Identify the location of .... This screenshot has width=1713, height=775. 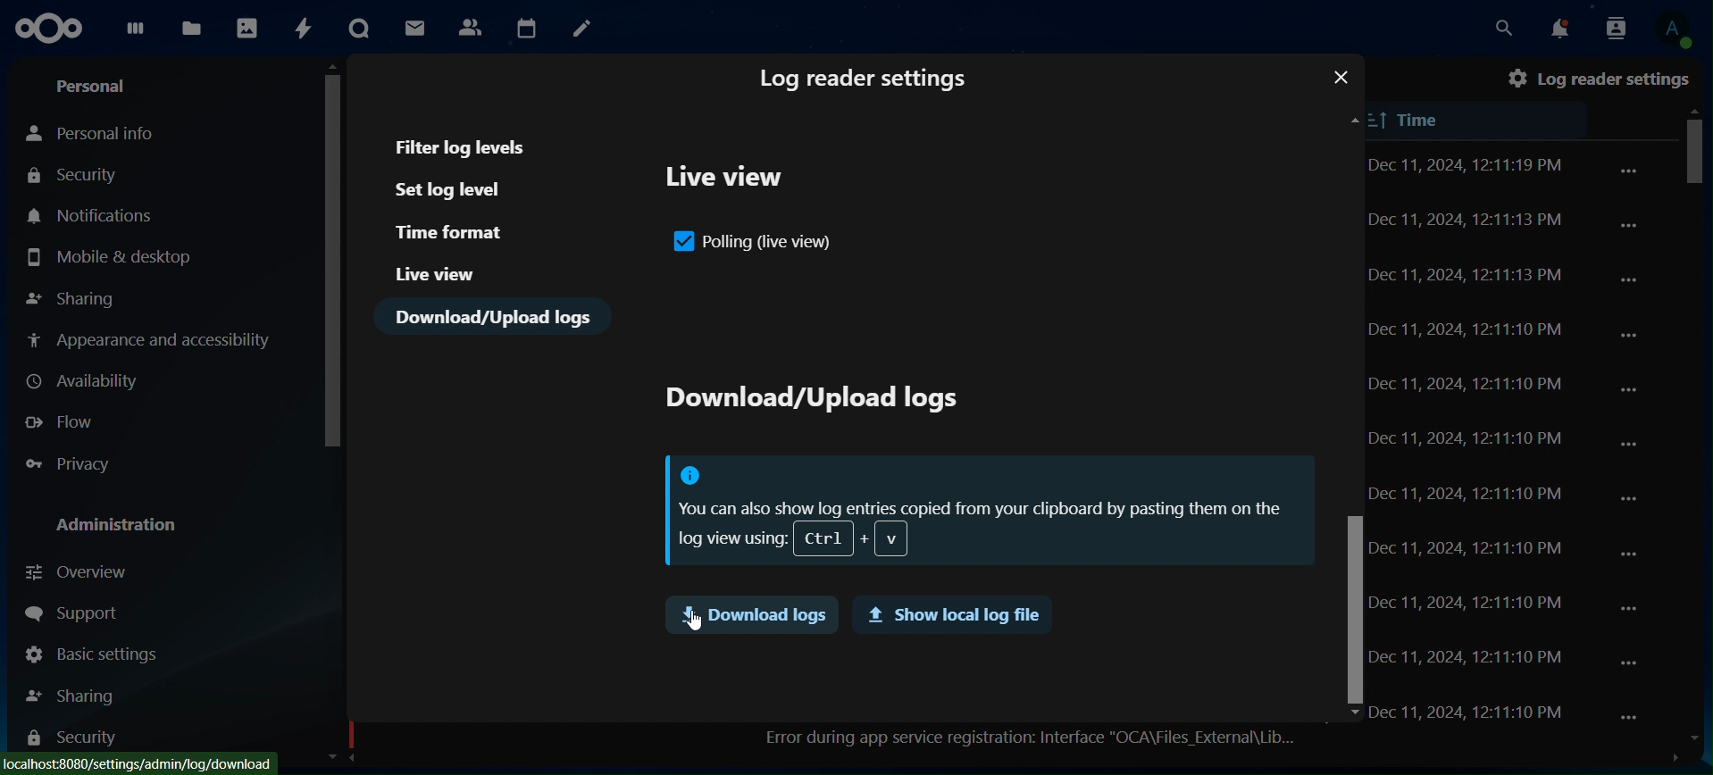
(1633, 498).